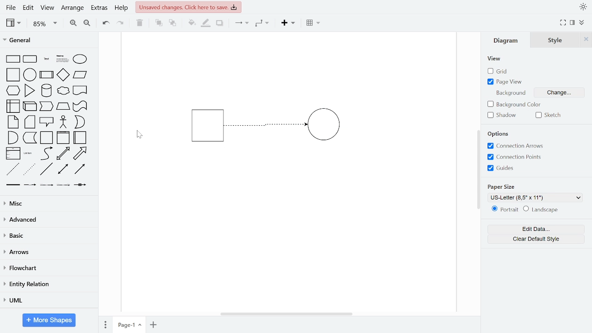 Image resolution: width=592 pixels, height=333 pixels. What do you see at coordinates (510, 80) in the screenshot?
I see `page view` at bounding box center [510, 80].